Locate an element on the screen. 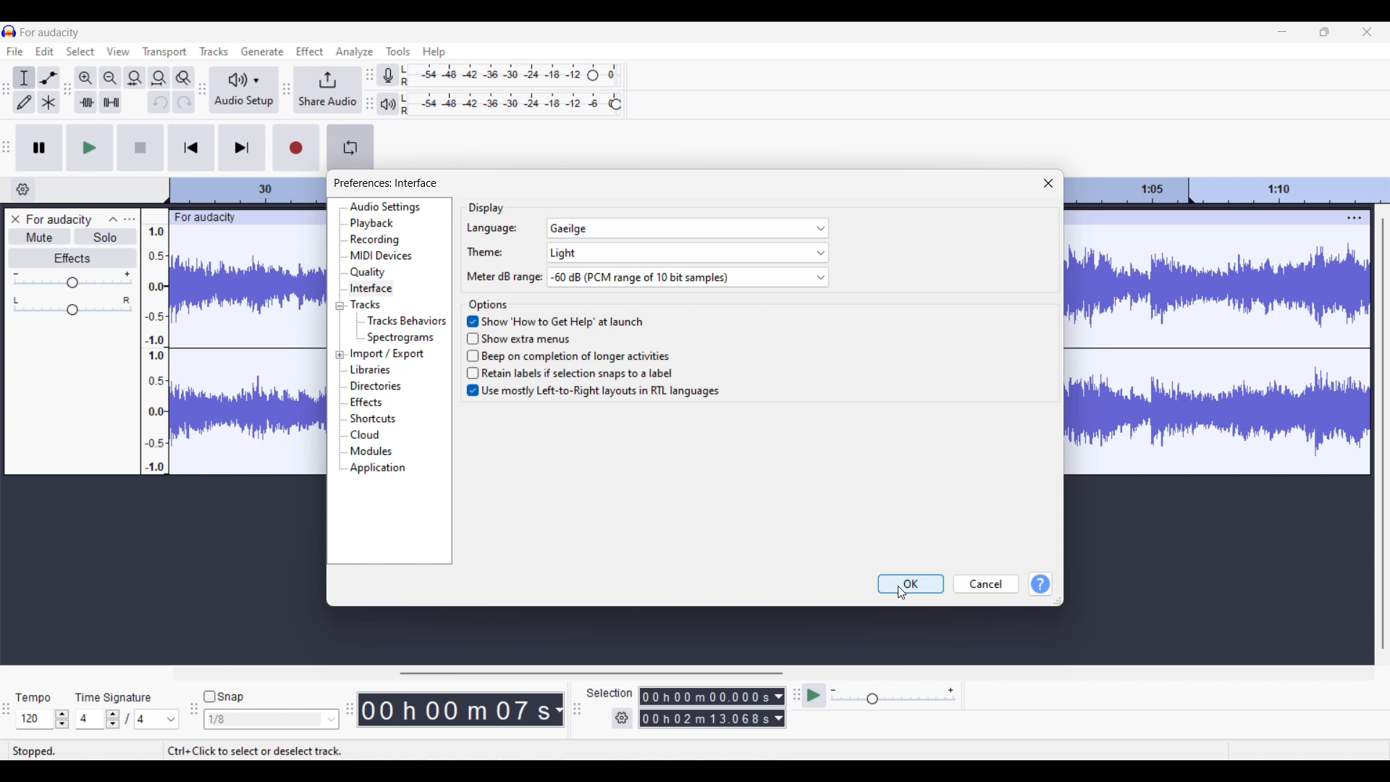 Image resolution: width=1390 pixels, height=782 pixels. options is located at coordinates (487, 305).